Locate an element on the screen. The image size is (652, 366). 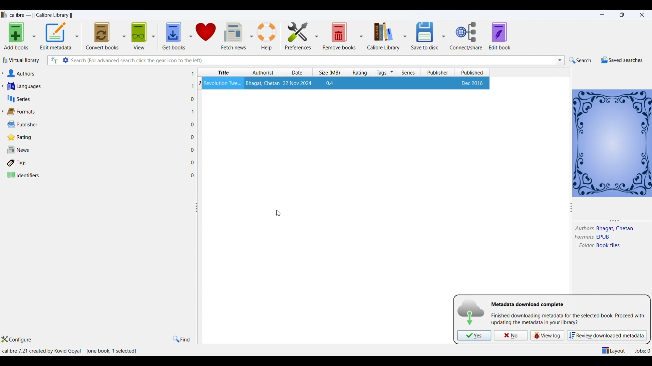
donate to calibre is located at coordinates (206, 33).